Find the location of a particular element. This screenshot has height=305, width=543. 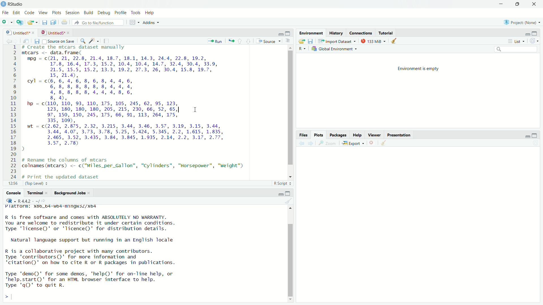

Tools is located at coordinates (136, 13).